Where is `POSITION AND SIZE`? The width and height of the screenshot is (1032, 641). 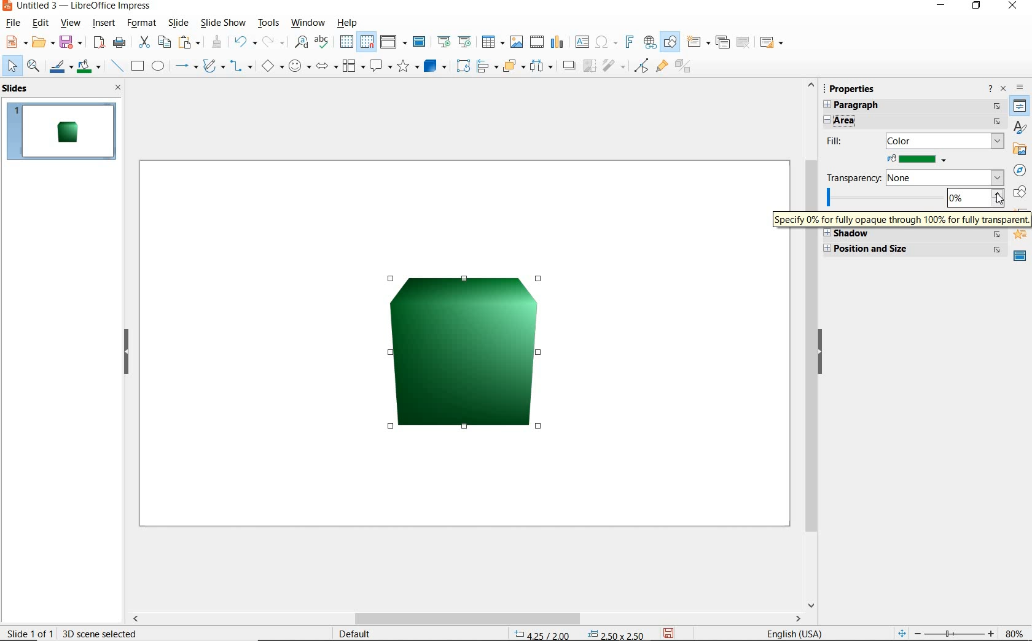
POSITION AND SIZE is located at coordinates (580, 633).